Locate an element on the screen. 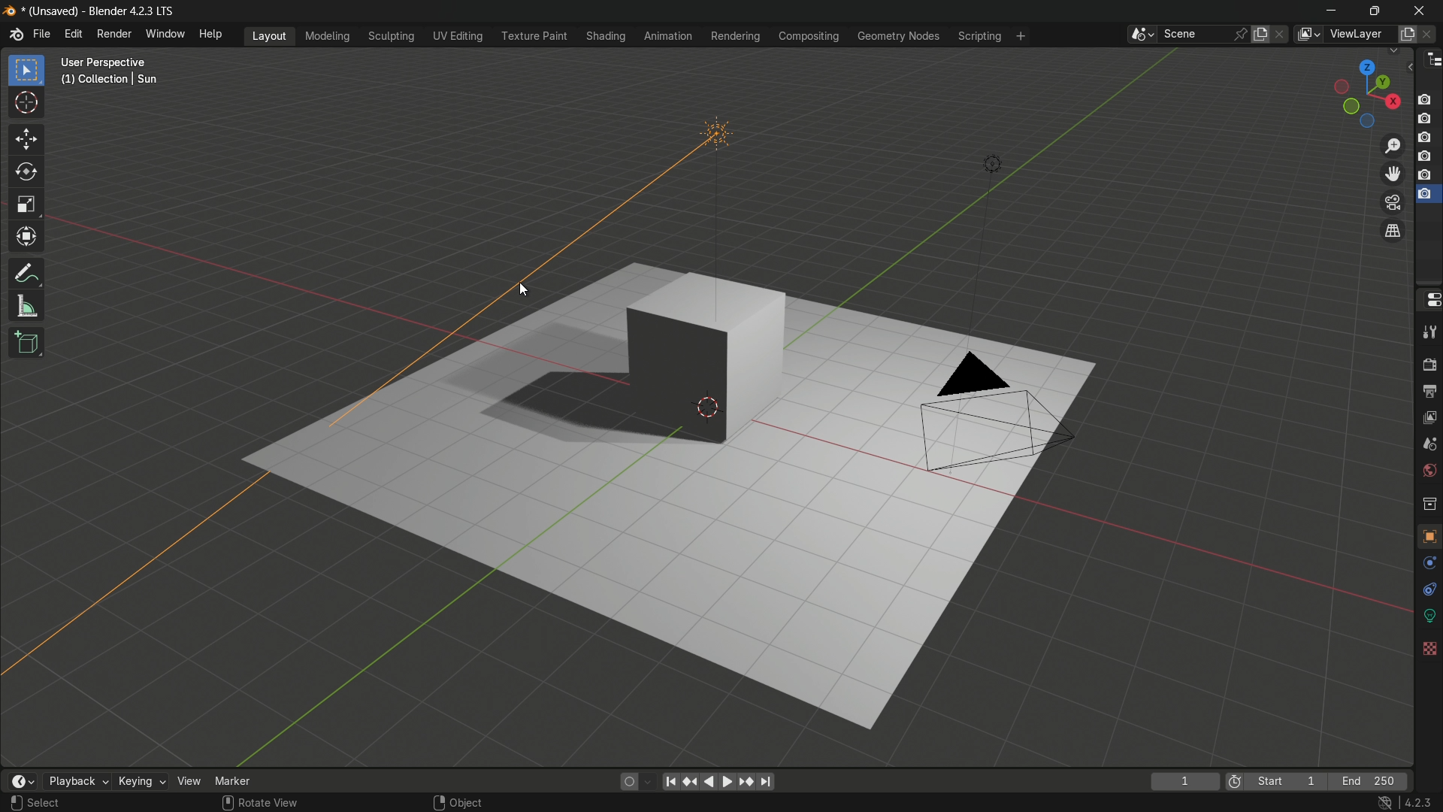  1 is located at coordinates (1187, 780).